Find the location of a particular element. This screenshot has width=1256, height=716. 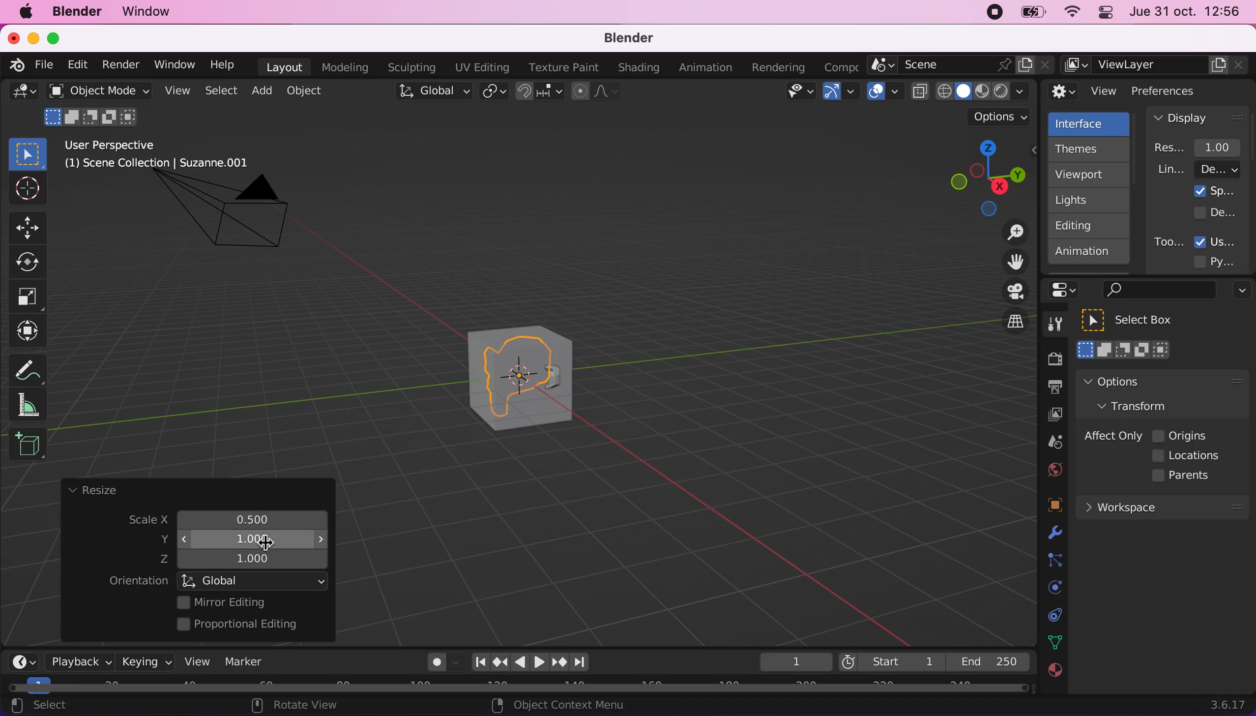

z is located at coordinates (247, 560).